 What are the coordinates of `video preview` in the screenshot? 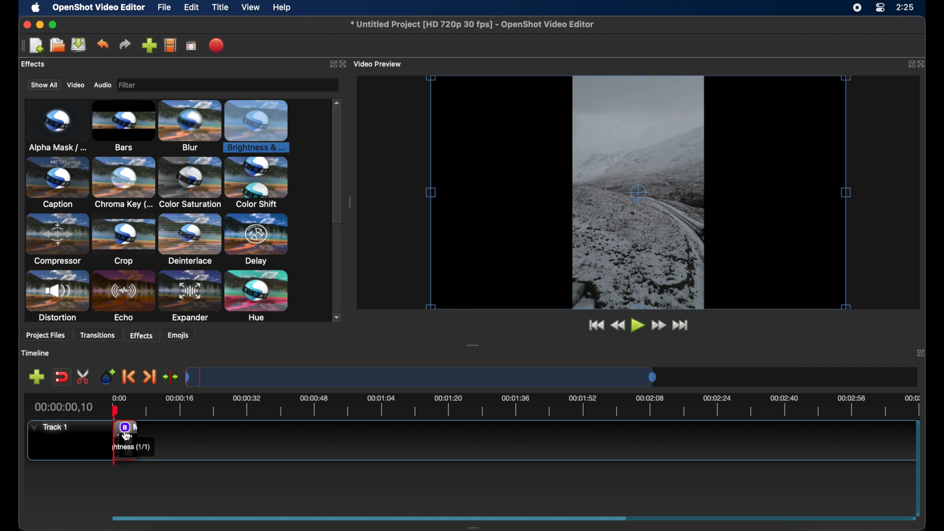 It's located at (379, 63).